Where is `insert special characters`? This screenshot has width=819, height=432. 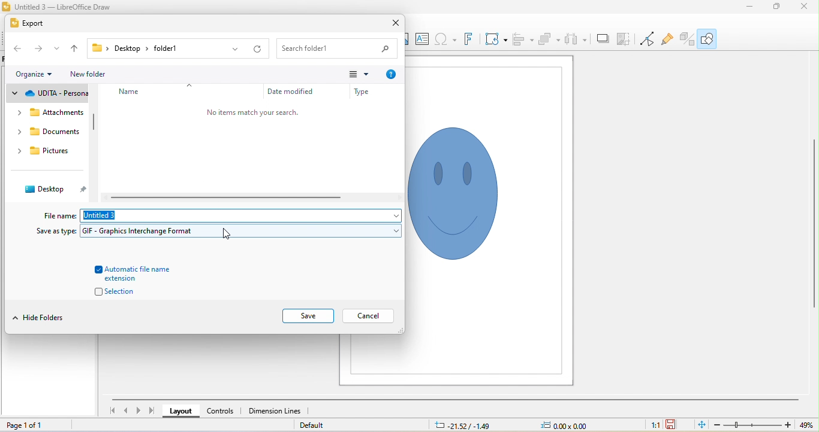
insert special characters is located at coordinates (446, 39).